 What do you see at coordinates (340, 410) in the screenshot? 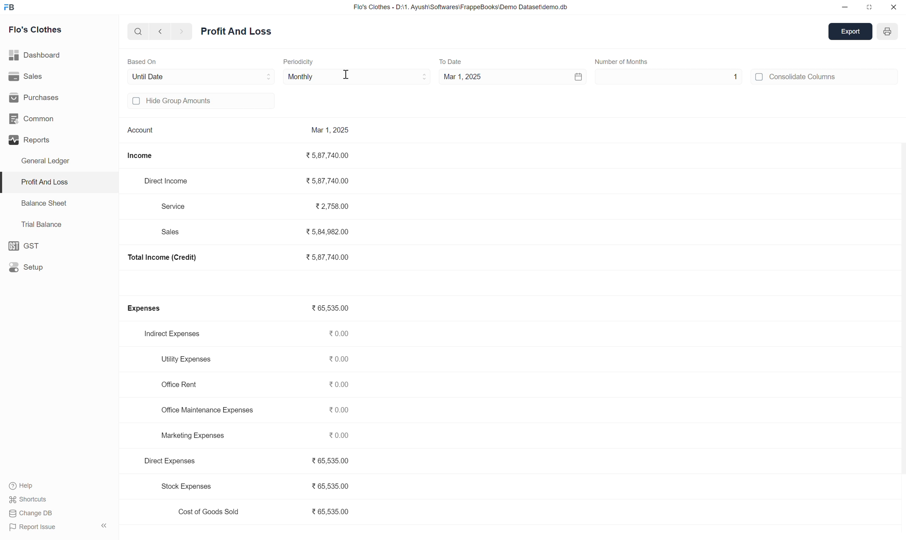
I see `₹0.00` at bounding box center [340, 410].